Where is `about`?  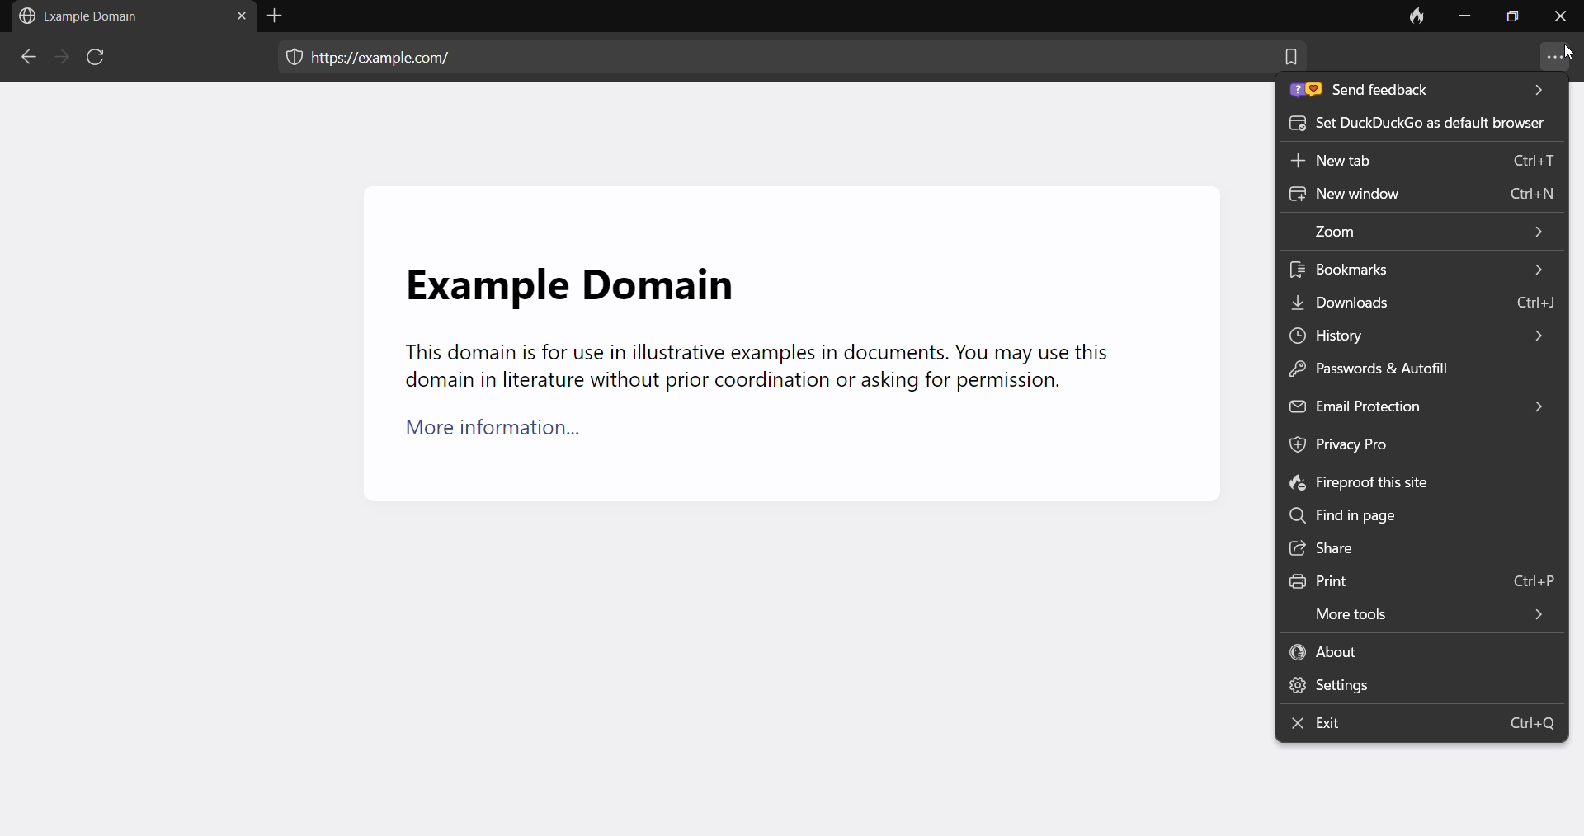 about is located at coordinates (1421, 650).